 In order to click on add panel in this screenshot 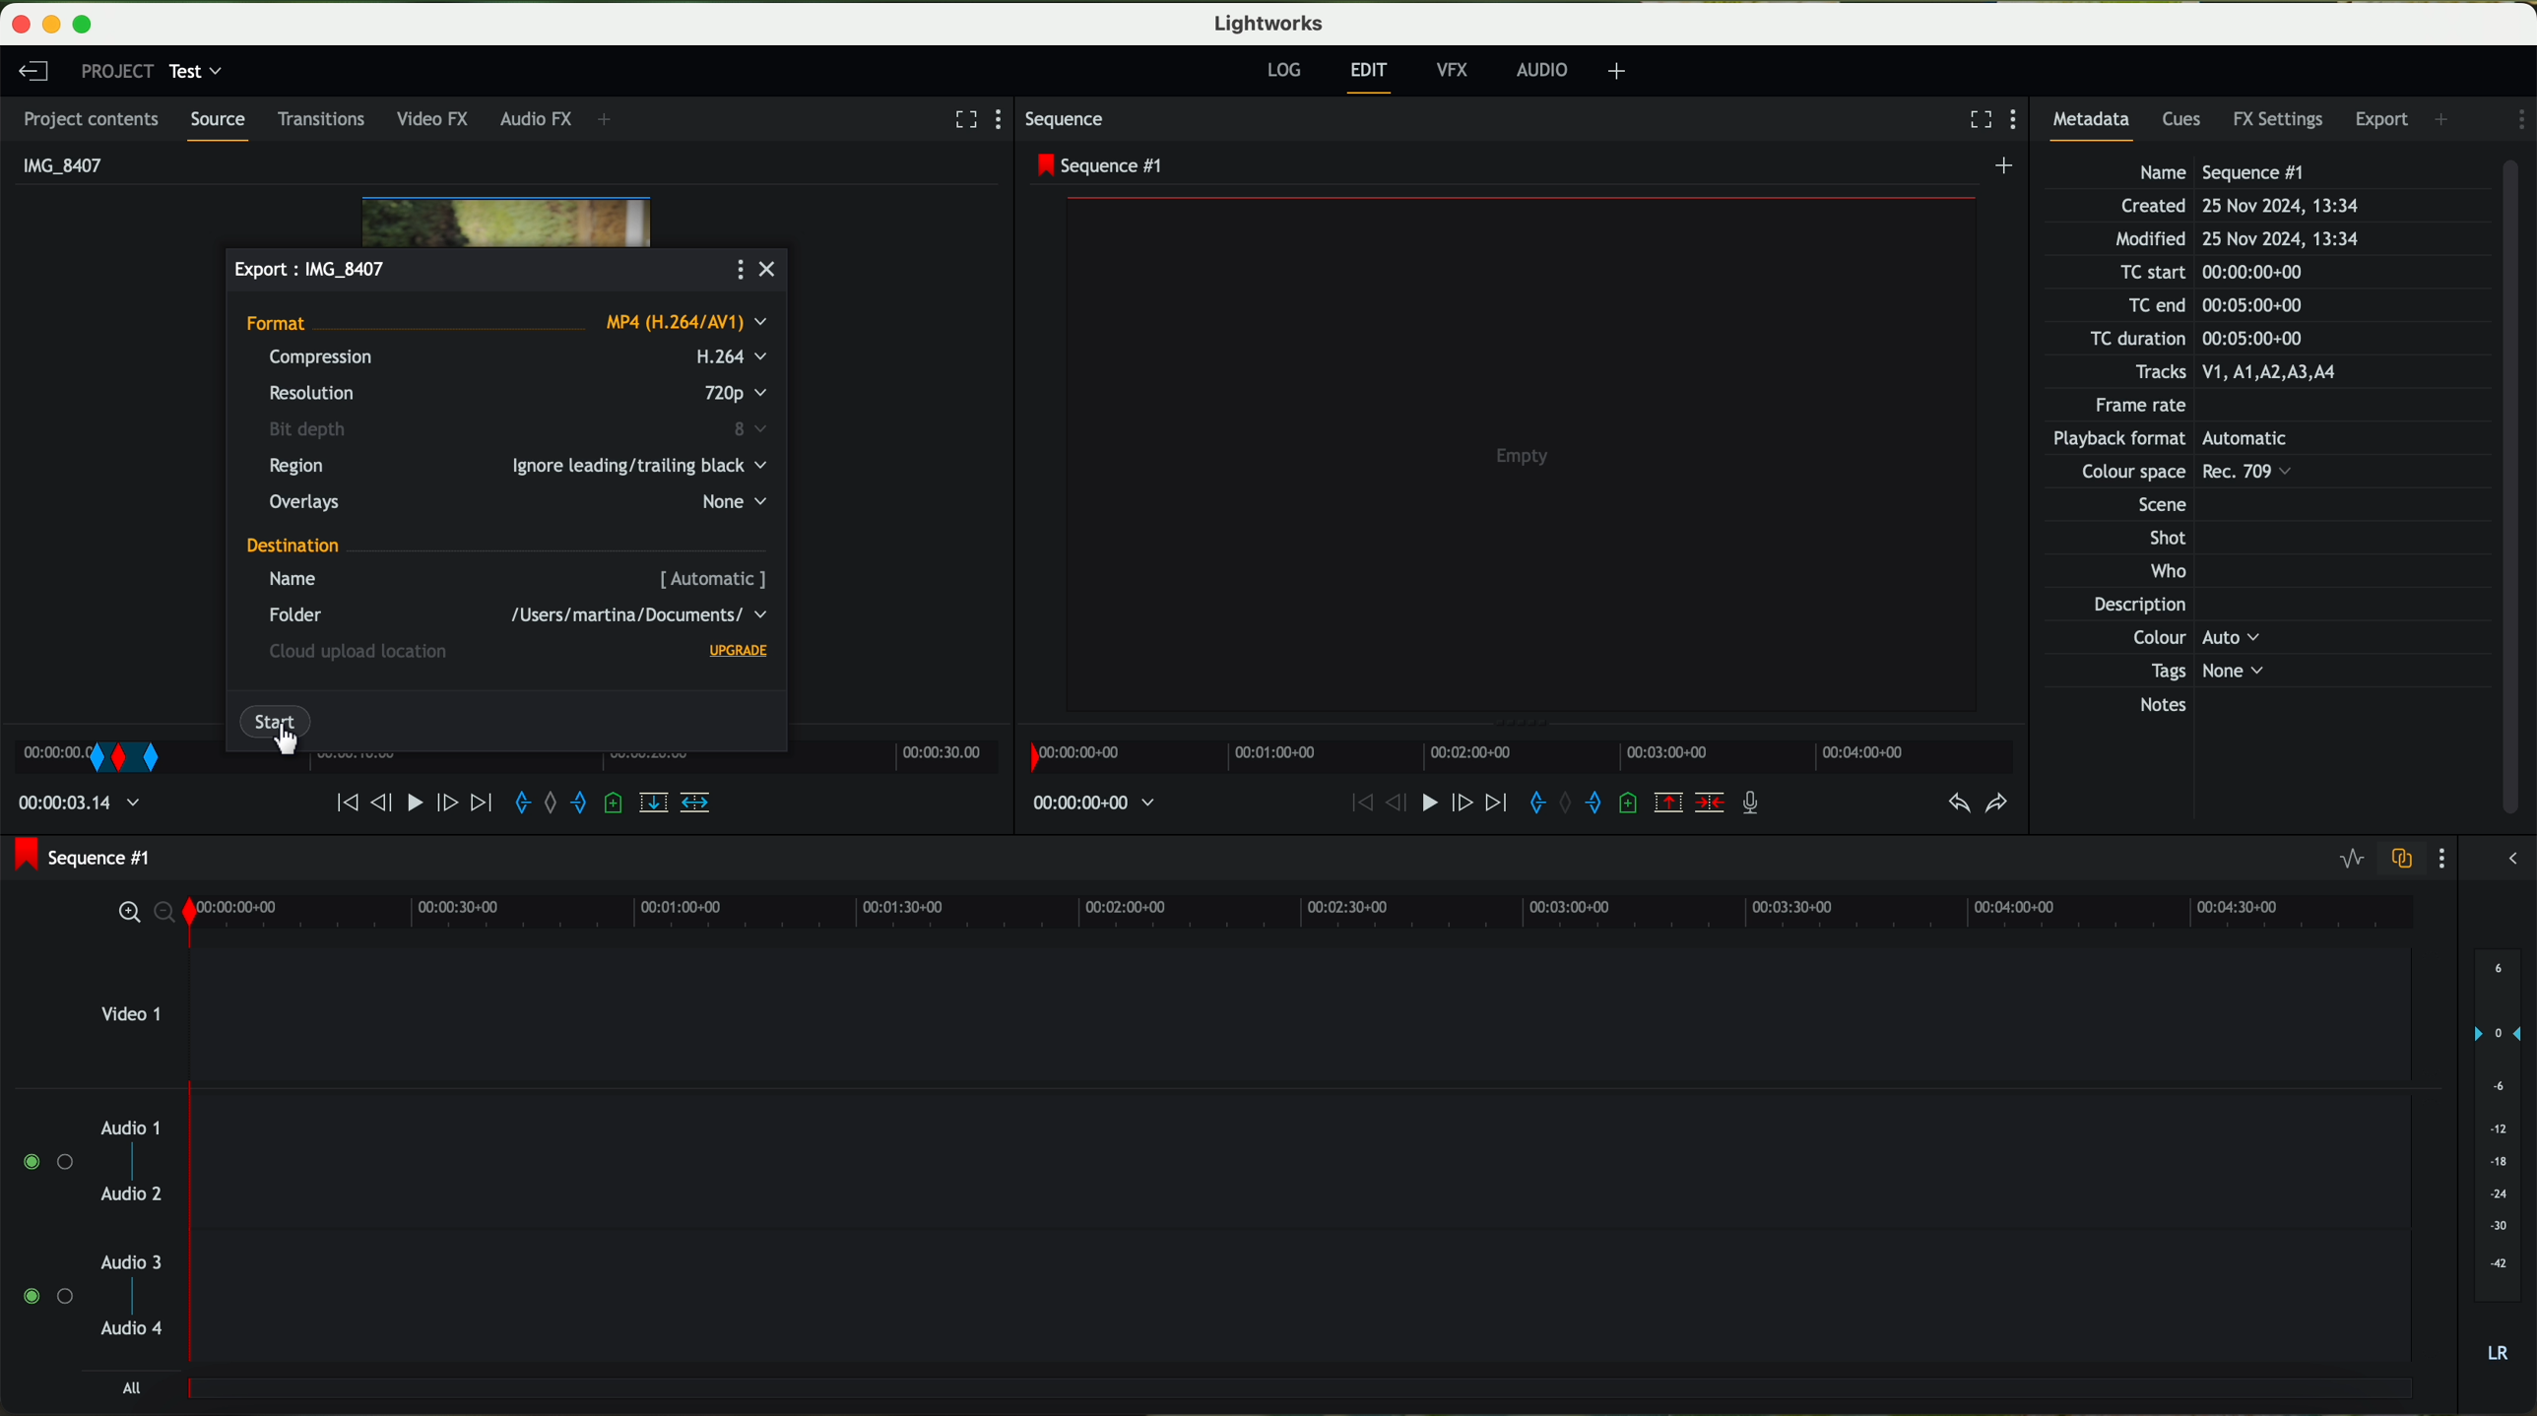, I will do `click(2444, 117)`.